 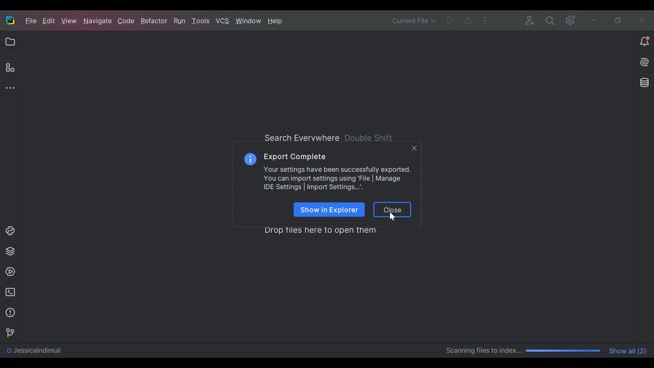 I want to click on Project View, so click(x=10, y=42).